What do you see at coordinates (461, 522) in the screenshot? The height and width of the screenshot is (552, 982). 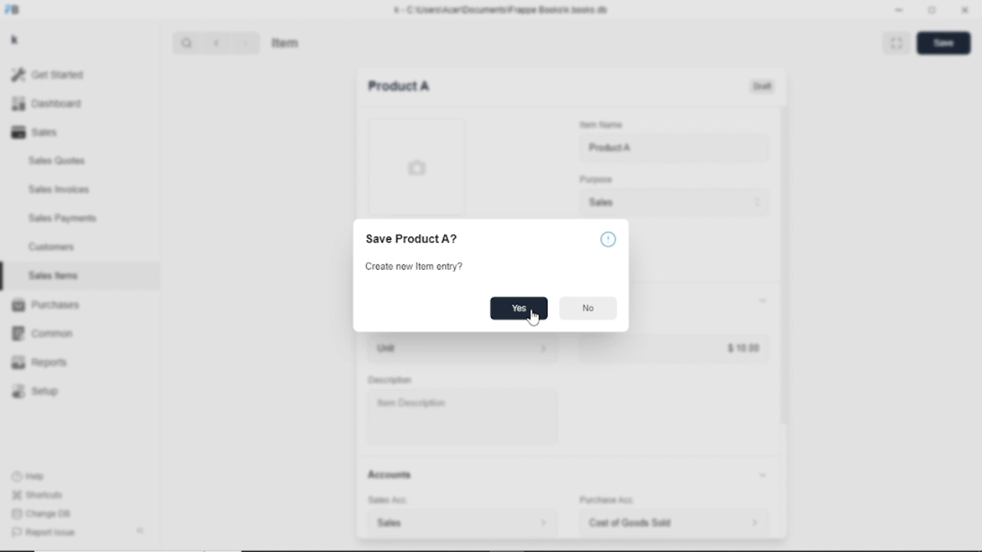 I see `Sales` at bounding box center [461, 522].